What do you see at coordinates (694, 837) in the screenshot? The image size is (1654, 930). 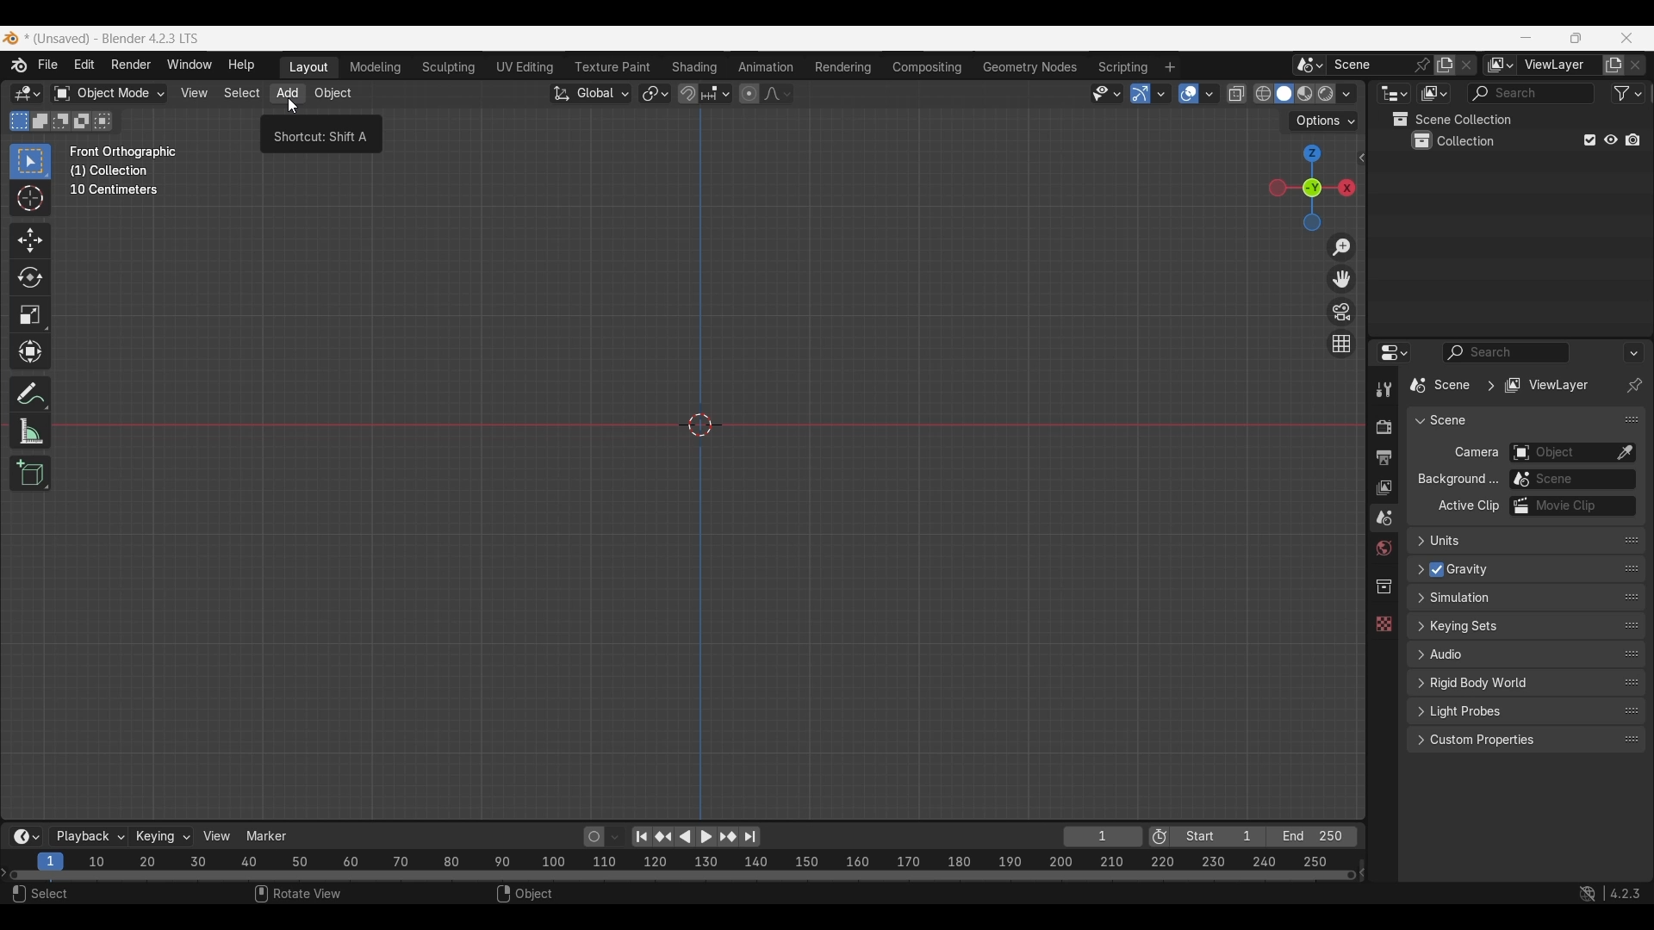 I see `Play animation` at bounding box center [694, 837].